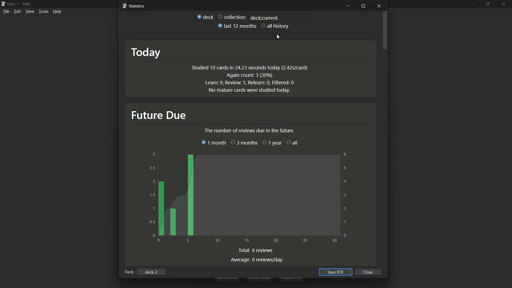  What do you see at coordinates (232, 17) in the screenshot?
I see `Collection deck current` at bounding box center [232, 17].